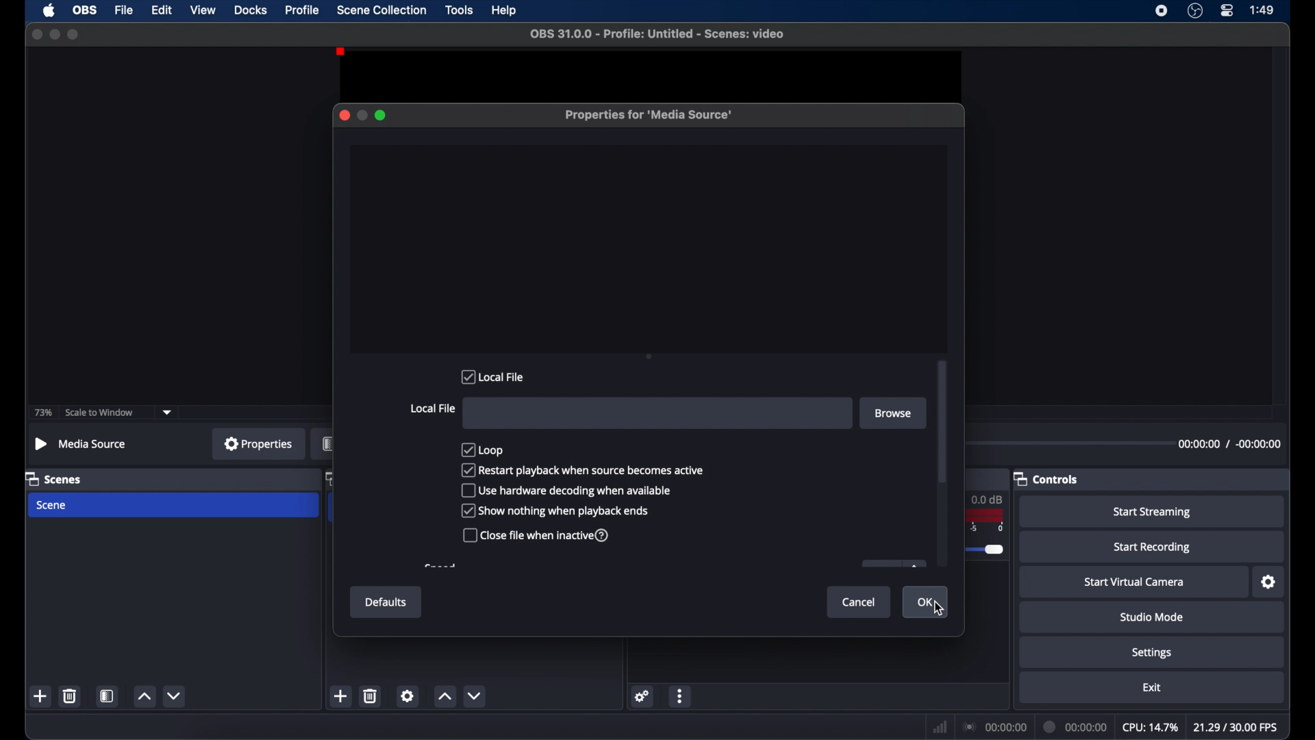 The image size is (1315, 740). I want to click on duration, so click(1077, 726).